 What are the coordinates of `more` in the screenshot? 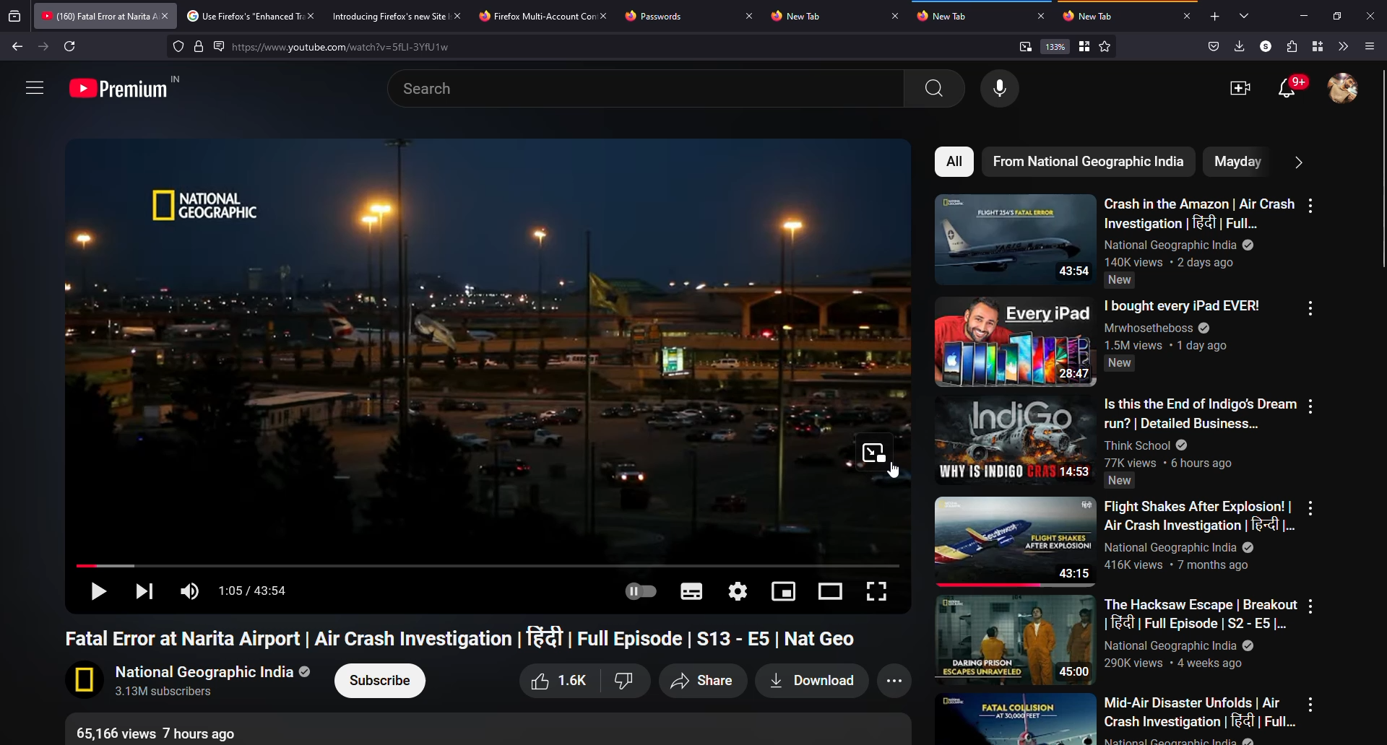 It's located at (1311, 406).